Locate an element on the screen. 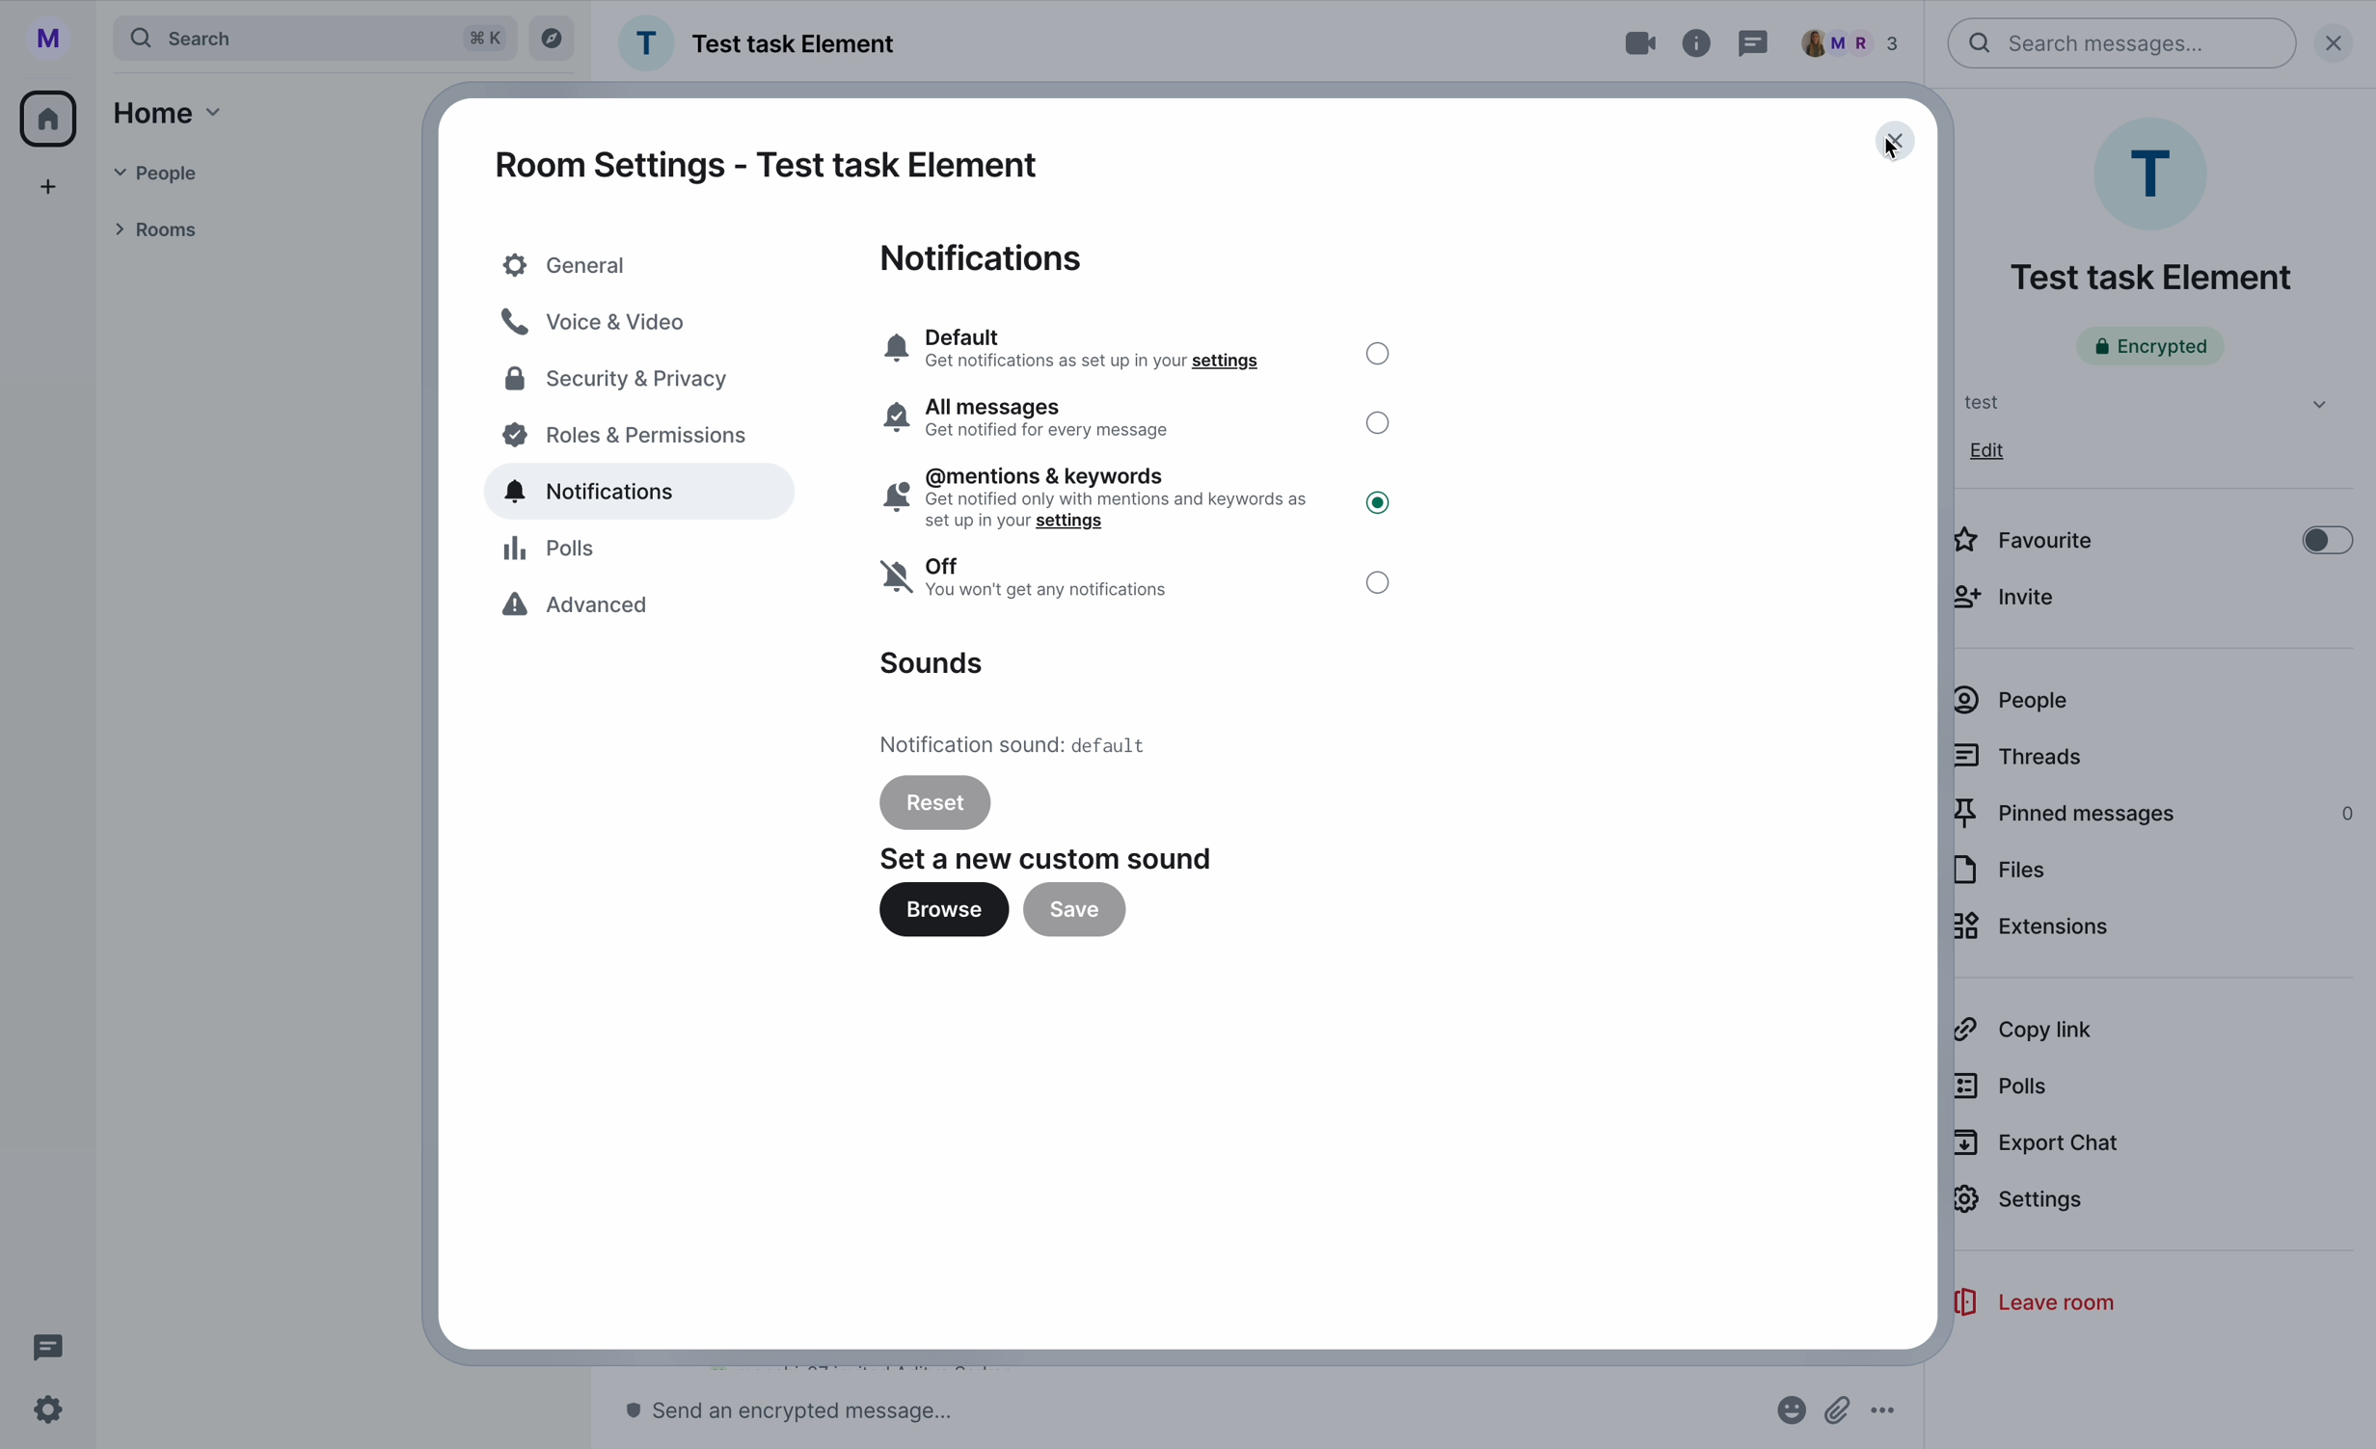 The image size is (2376, 1449). search bar is located at coordinates (316, 38).